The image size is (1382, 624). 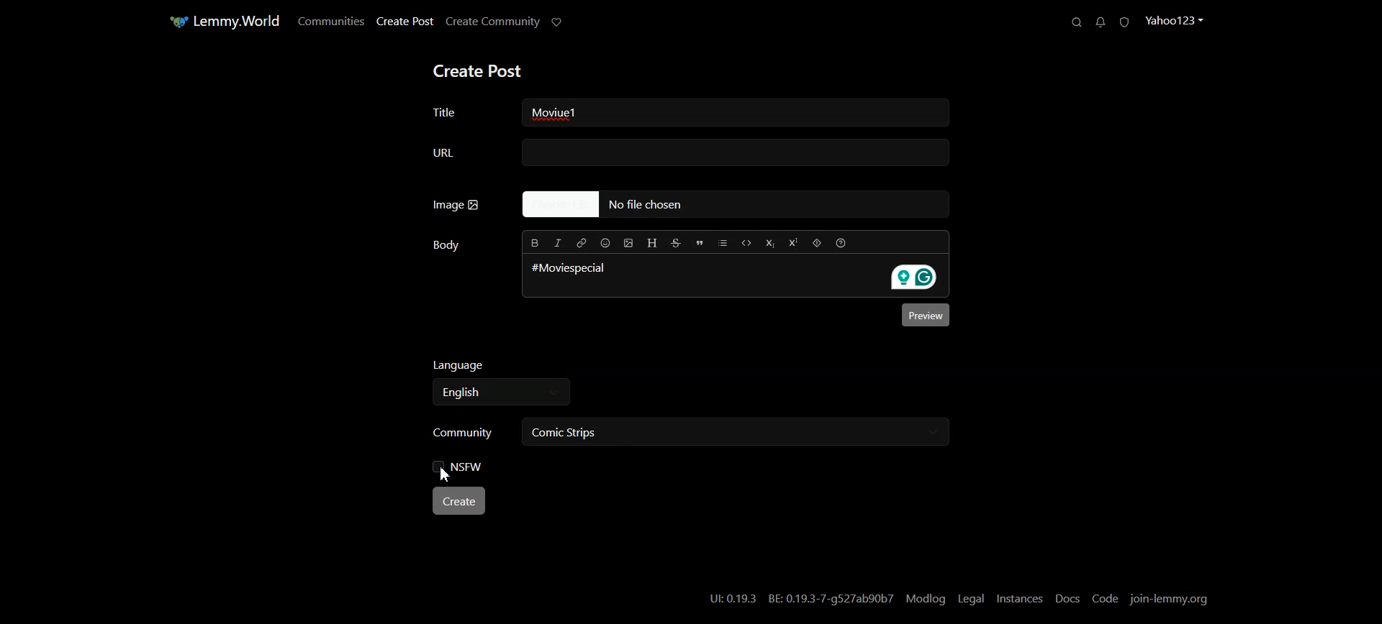 I want to click on Instances, so click(x=1020, y=599).